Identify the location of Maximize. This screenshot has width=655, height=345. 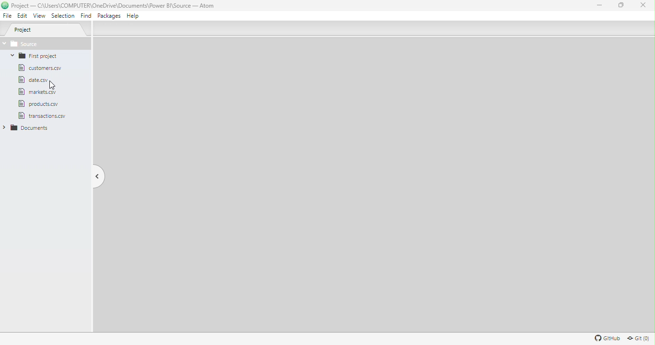
(619, 5).